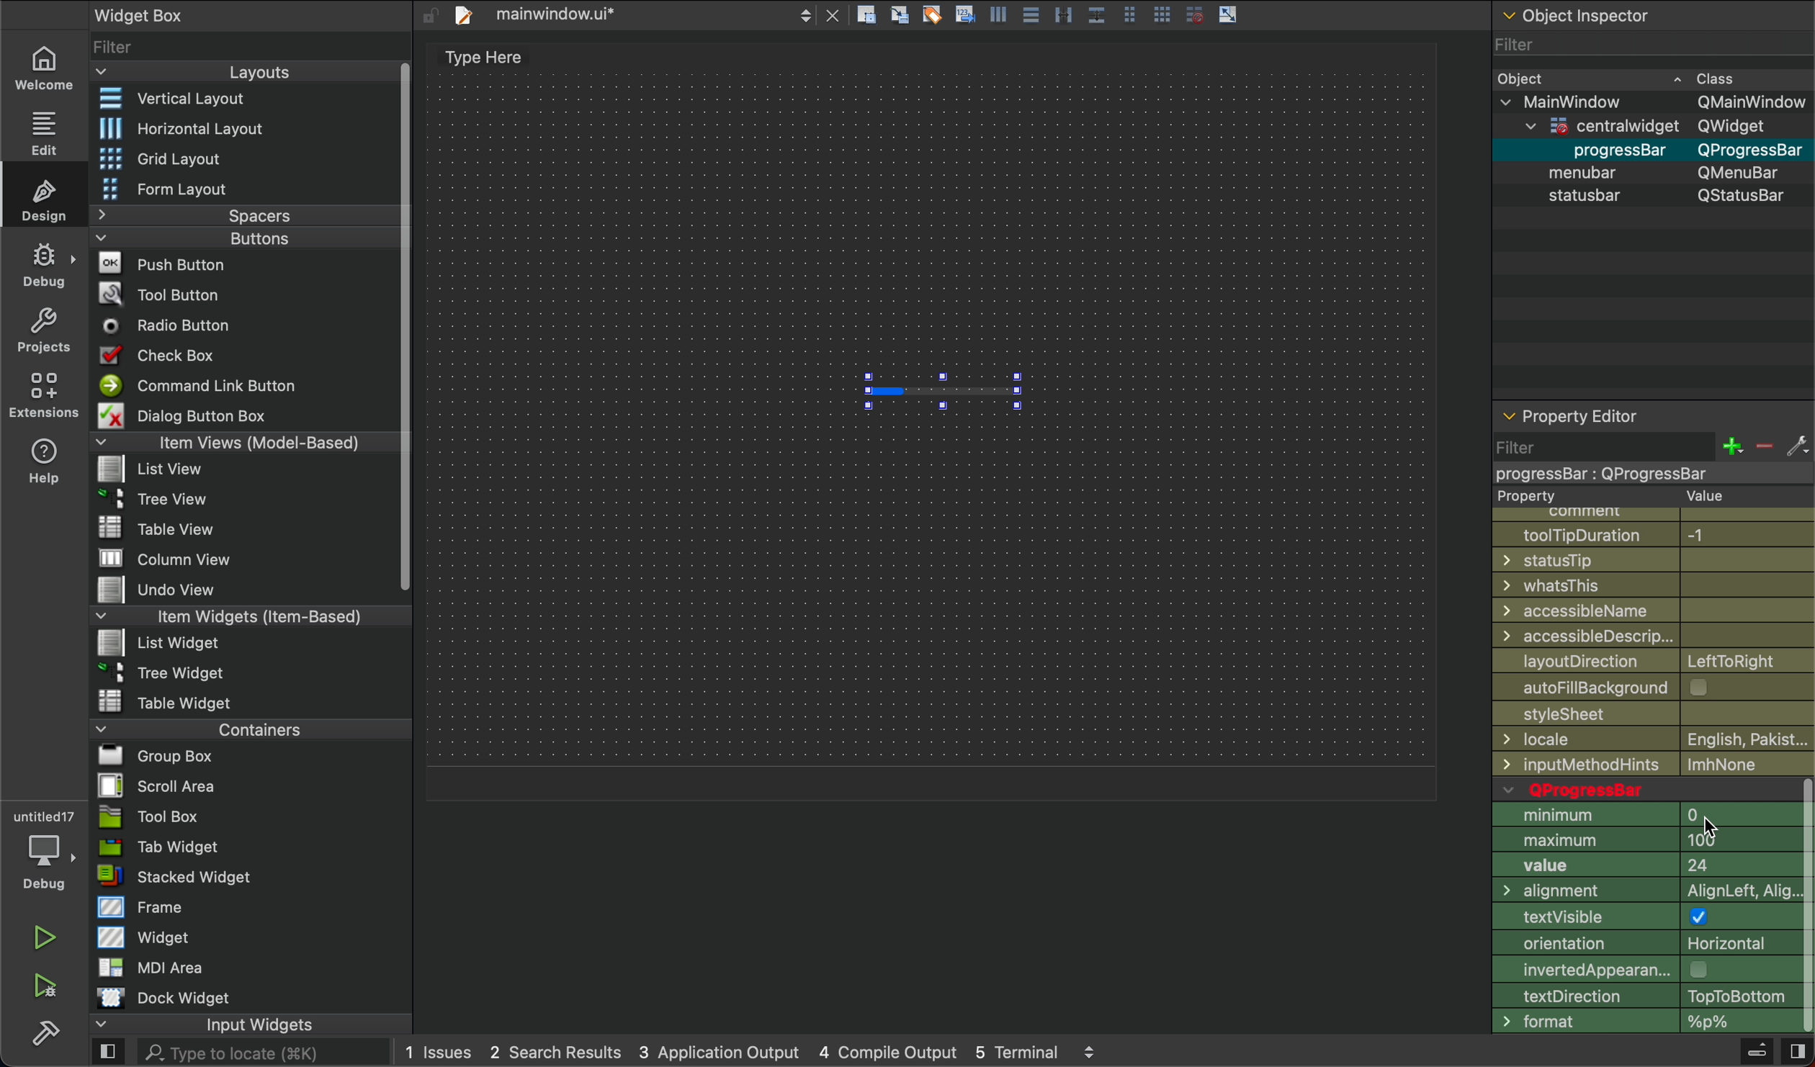 This screenshot has height=1067, width=1815. Describe the element at coordinates (1643, 946) in the screenshot. I see `Orientation ` at that location.